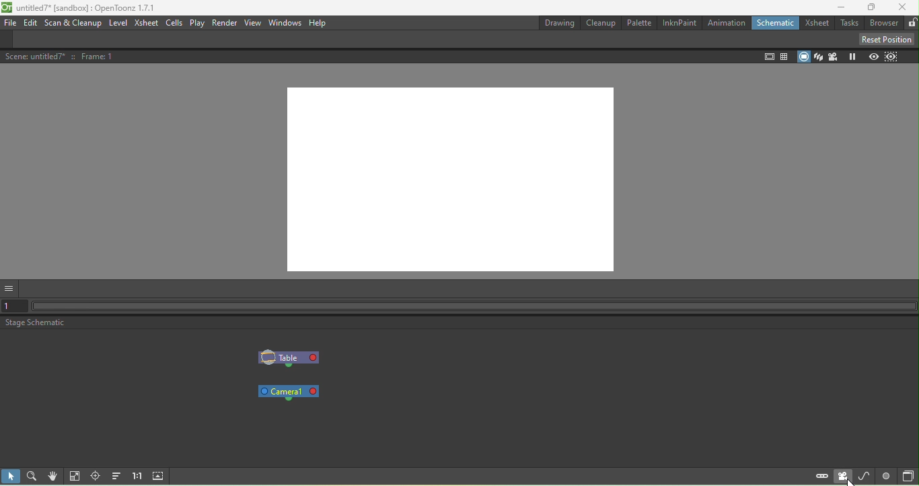 This screenshot has width=919, height=486. I want to click on File, so click(11, 23).